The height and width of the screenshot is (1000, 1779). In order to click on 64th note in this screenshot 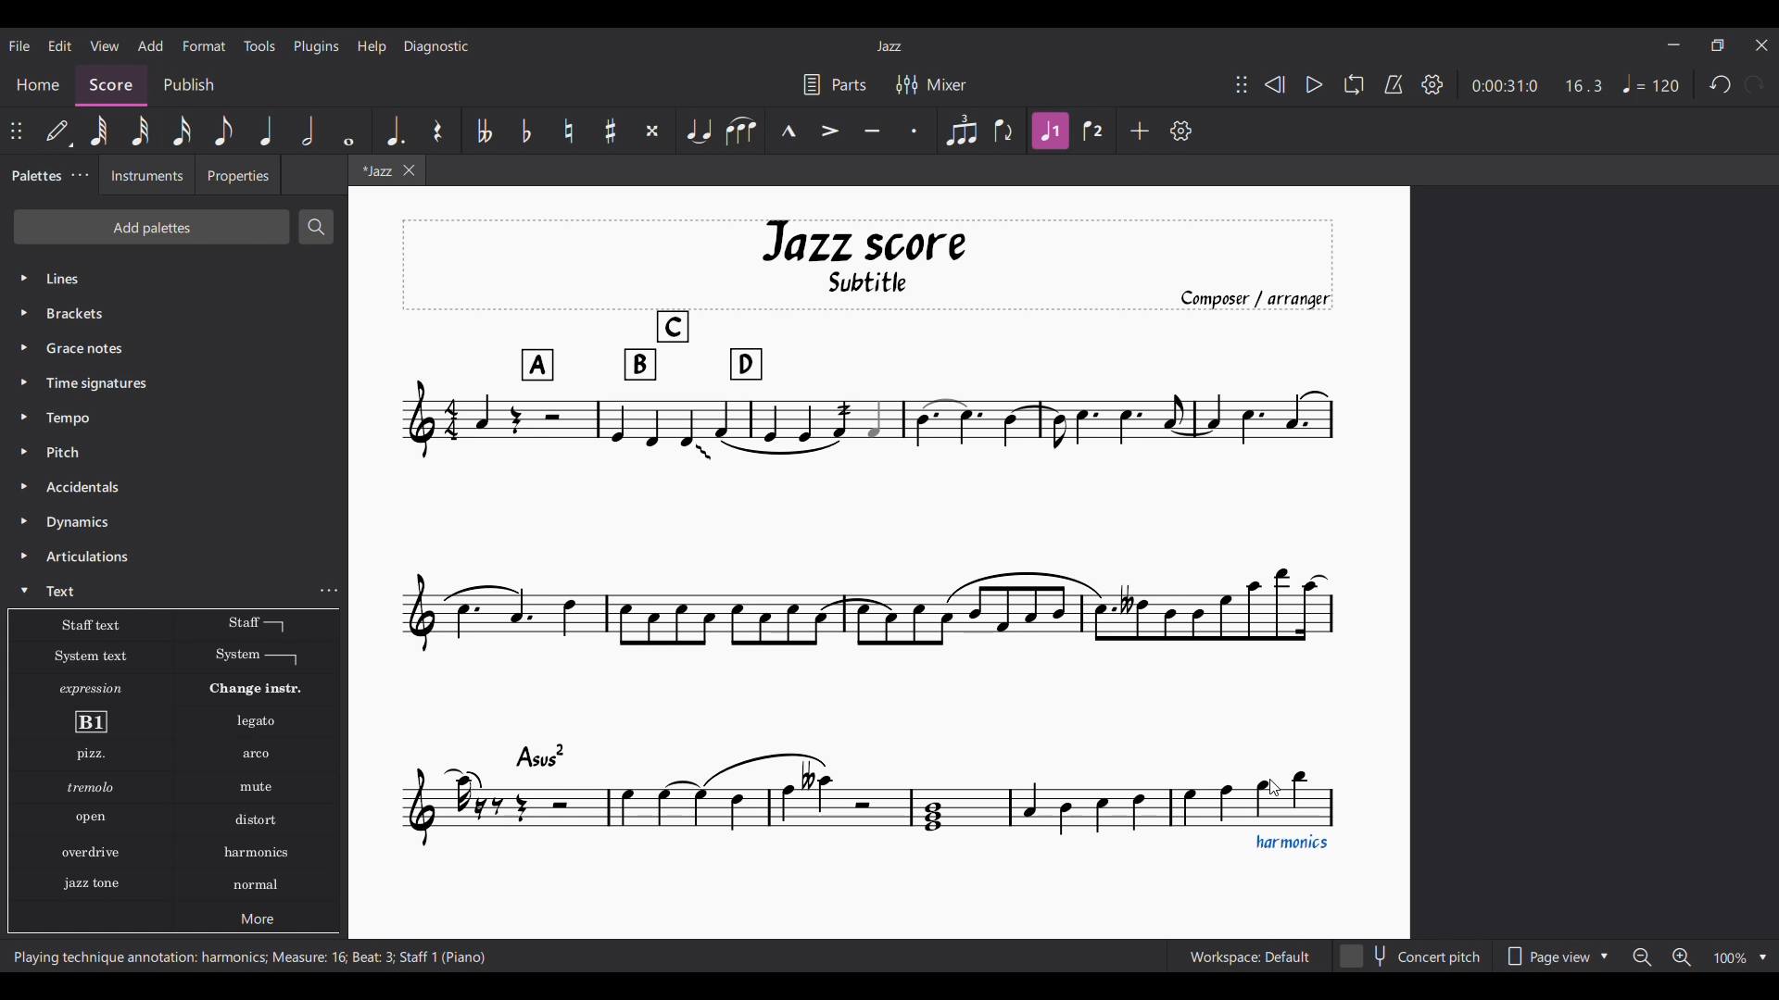, I will do `click(97, 131)`.